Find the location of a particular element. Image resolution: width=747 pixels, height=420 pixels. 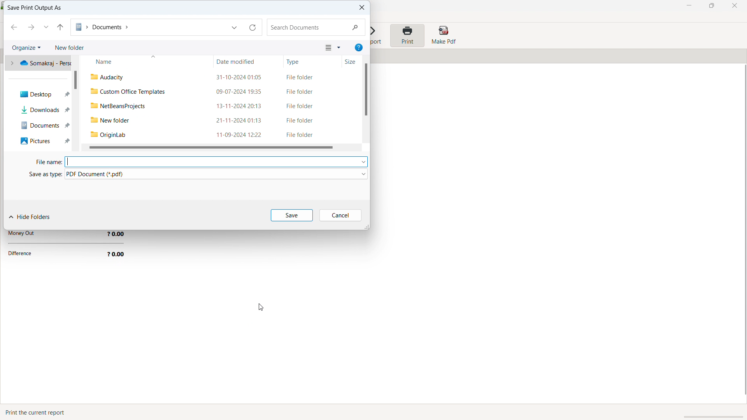

cancel is located at coordinates (340, 215).